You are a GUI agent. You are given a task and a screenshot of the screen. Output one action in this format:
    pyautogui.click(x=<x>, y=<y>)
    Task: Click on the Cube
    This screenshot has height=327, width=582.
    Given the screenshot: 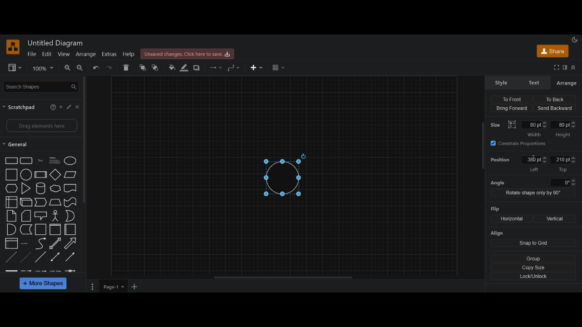 What is the action you would take?
    pyautogui.click(x=26, y=203)
    